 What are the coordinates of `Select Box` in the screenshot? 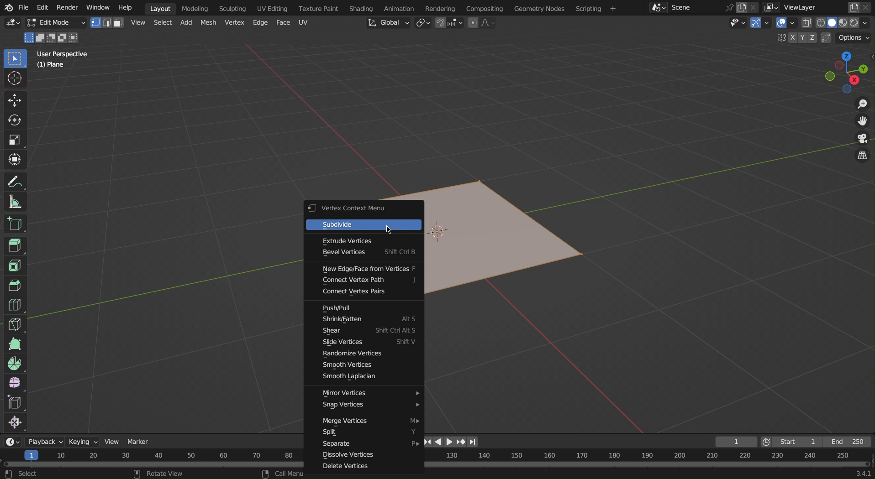 It's located at (15, 59).